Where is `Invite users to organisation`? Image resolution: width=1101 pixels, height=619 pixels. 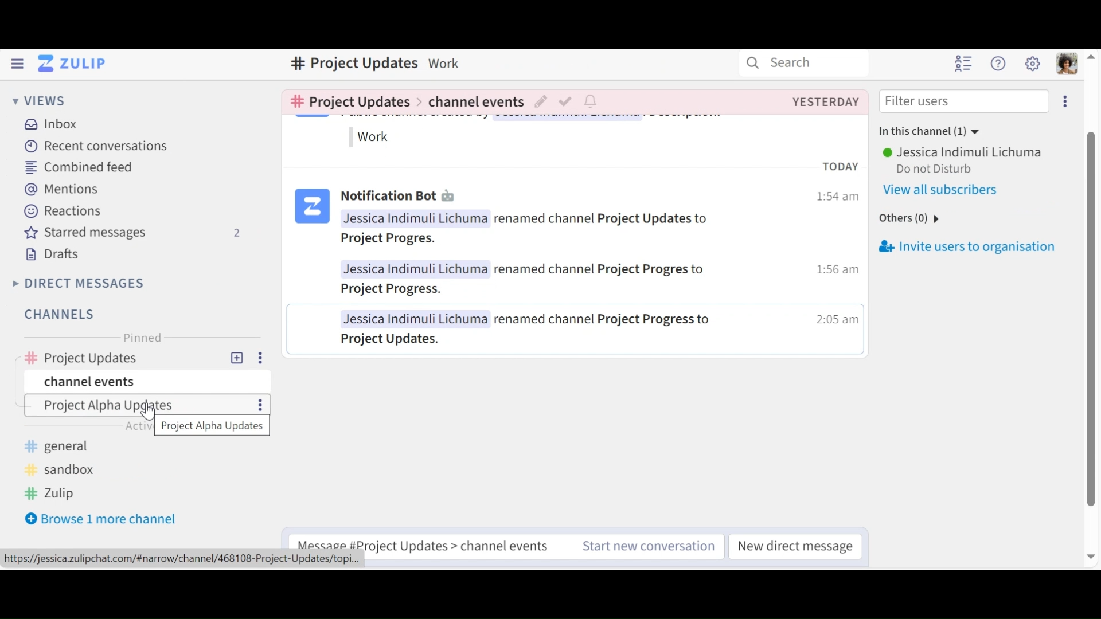
Invite users to organisation is located at coordinates (1065, 101).